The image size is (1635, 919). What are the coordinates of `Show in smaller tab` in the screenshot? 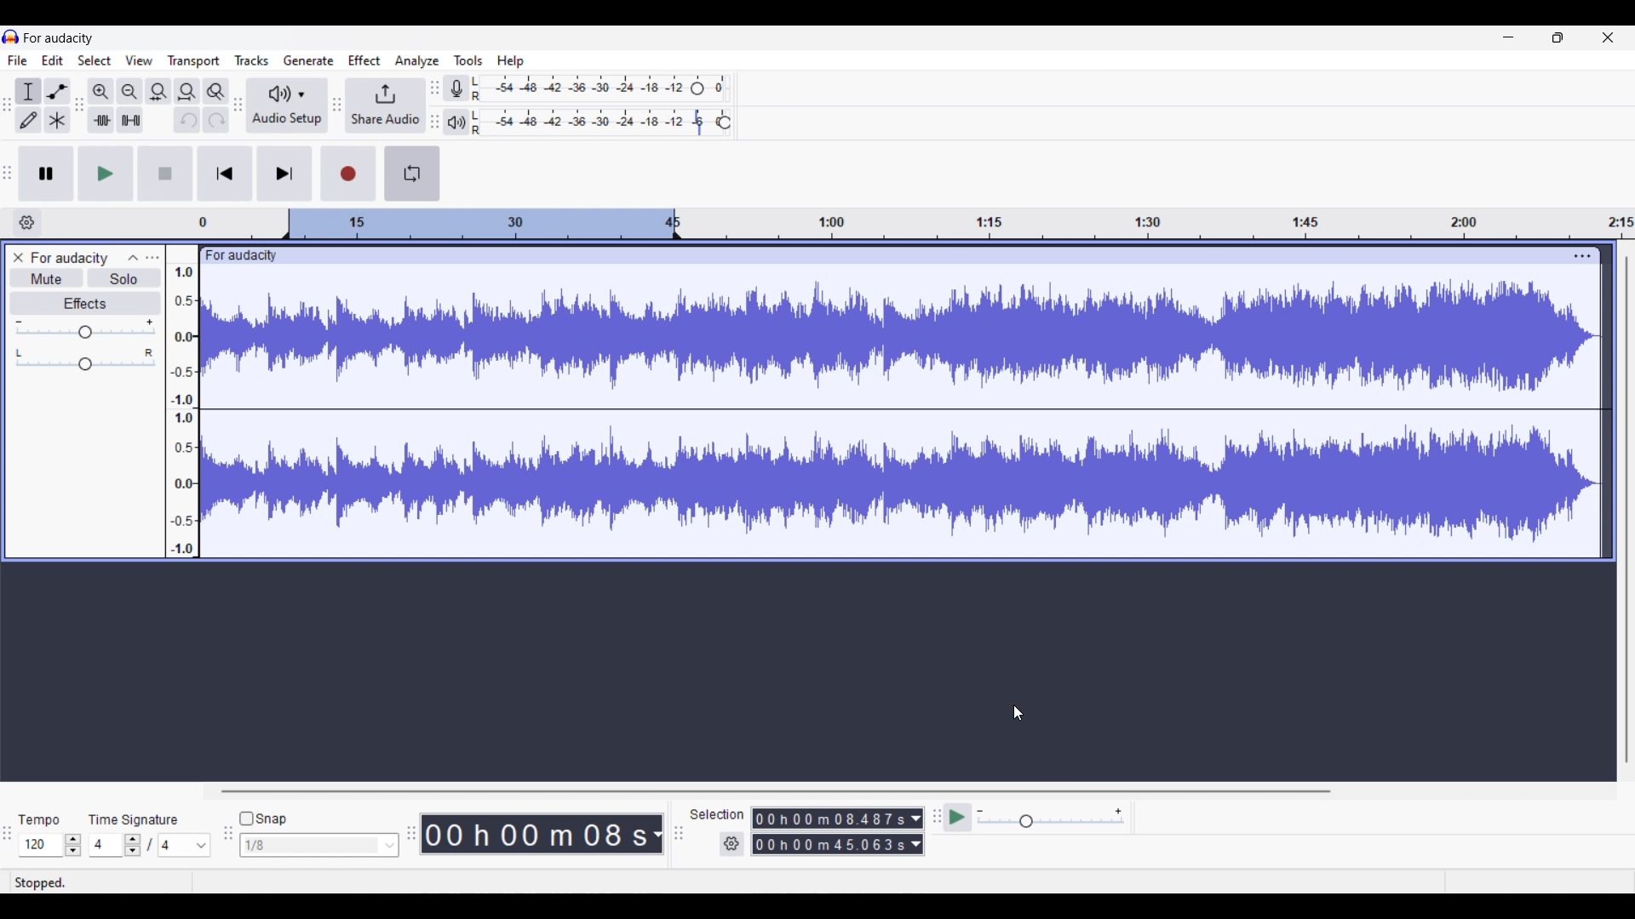 It's located at (1558, 37).